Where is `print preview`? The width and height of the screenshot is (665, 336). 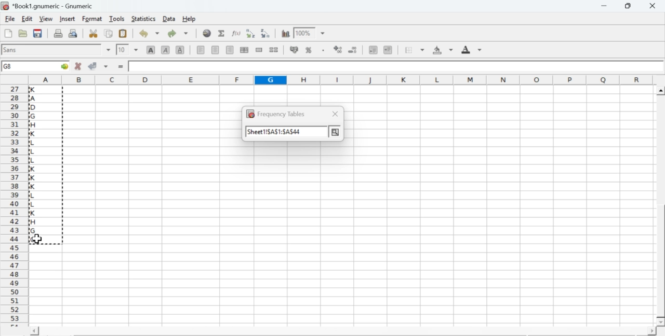 print preview is located at coordinates (73, 33).